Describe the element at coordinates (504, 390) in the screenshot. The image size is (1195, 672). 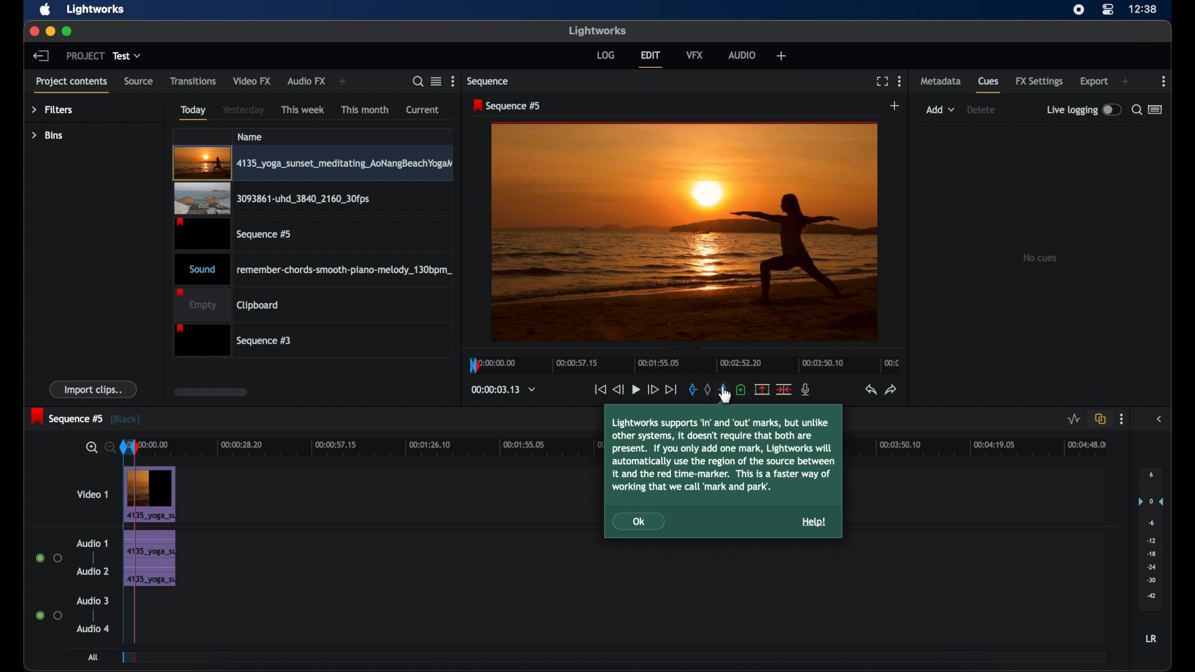
I see `timecodes  and reels` at that location.